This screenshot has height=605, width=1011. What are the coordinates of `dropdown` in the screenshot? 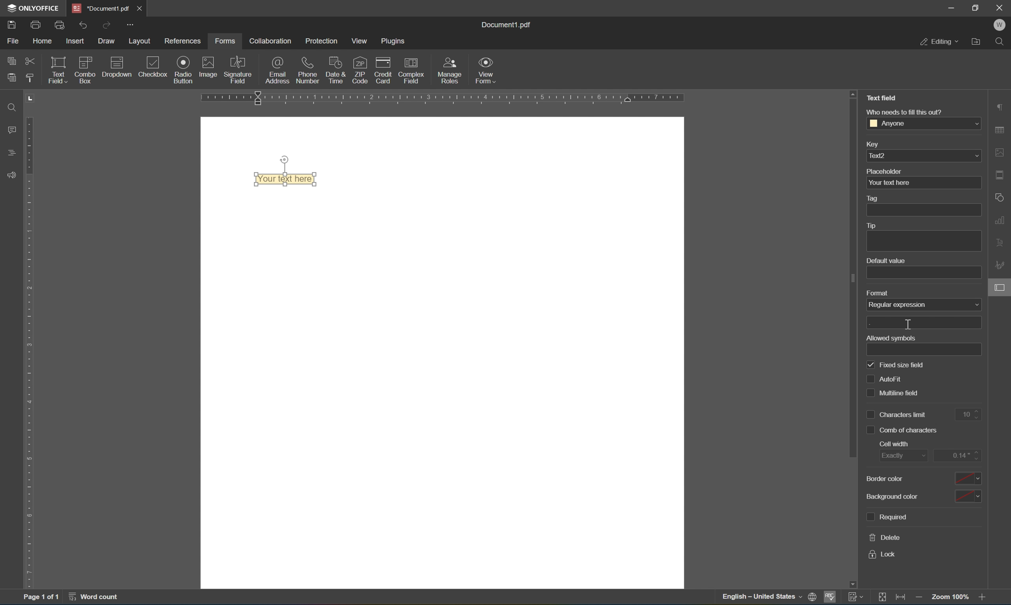 It's located at (116, 69).